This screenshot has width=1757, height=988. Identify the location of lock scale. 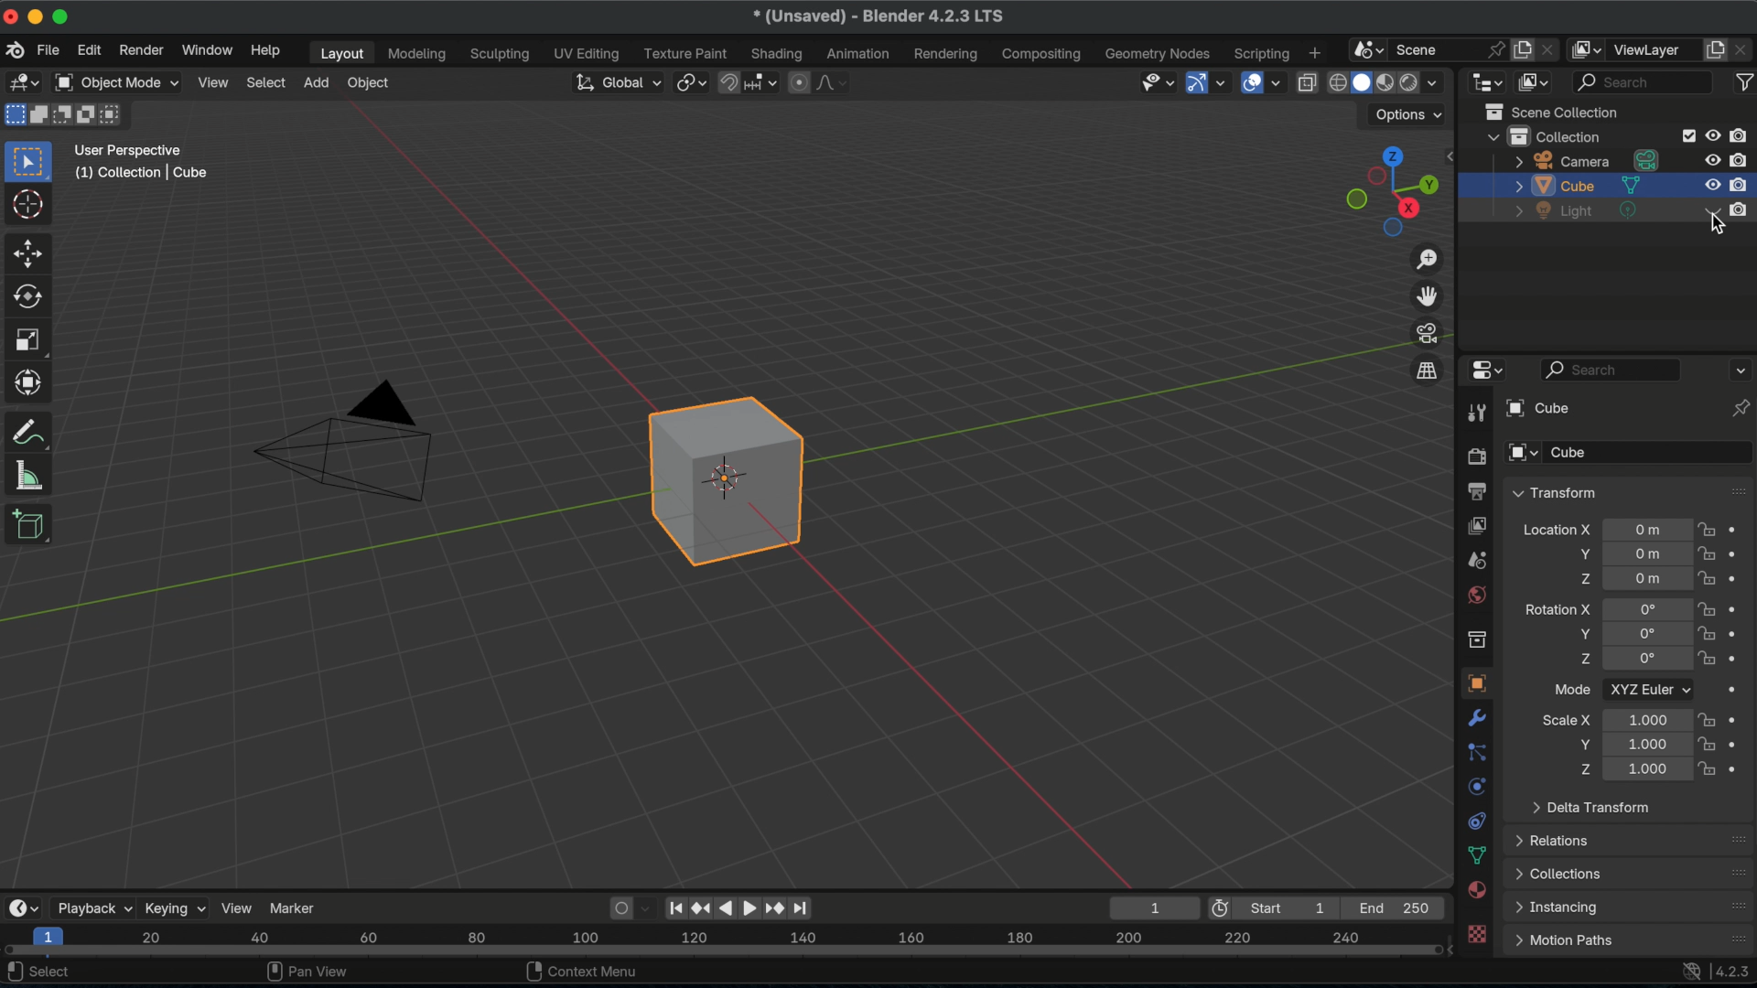
(1707, 719).